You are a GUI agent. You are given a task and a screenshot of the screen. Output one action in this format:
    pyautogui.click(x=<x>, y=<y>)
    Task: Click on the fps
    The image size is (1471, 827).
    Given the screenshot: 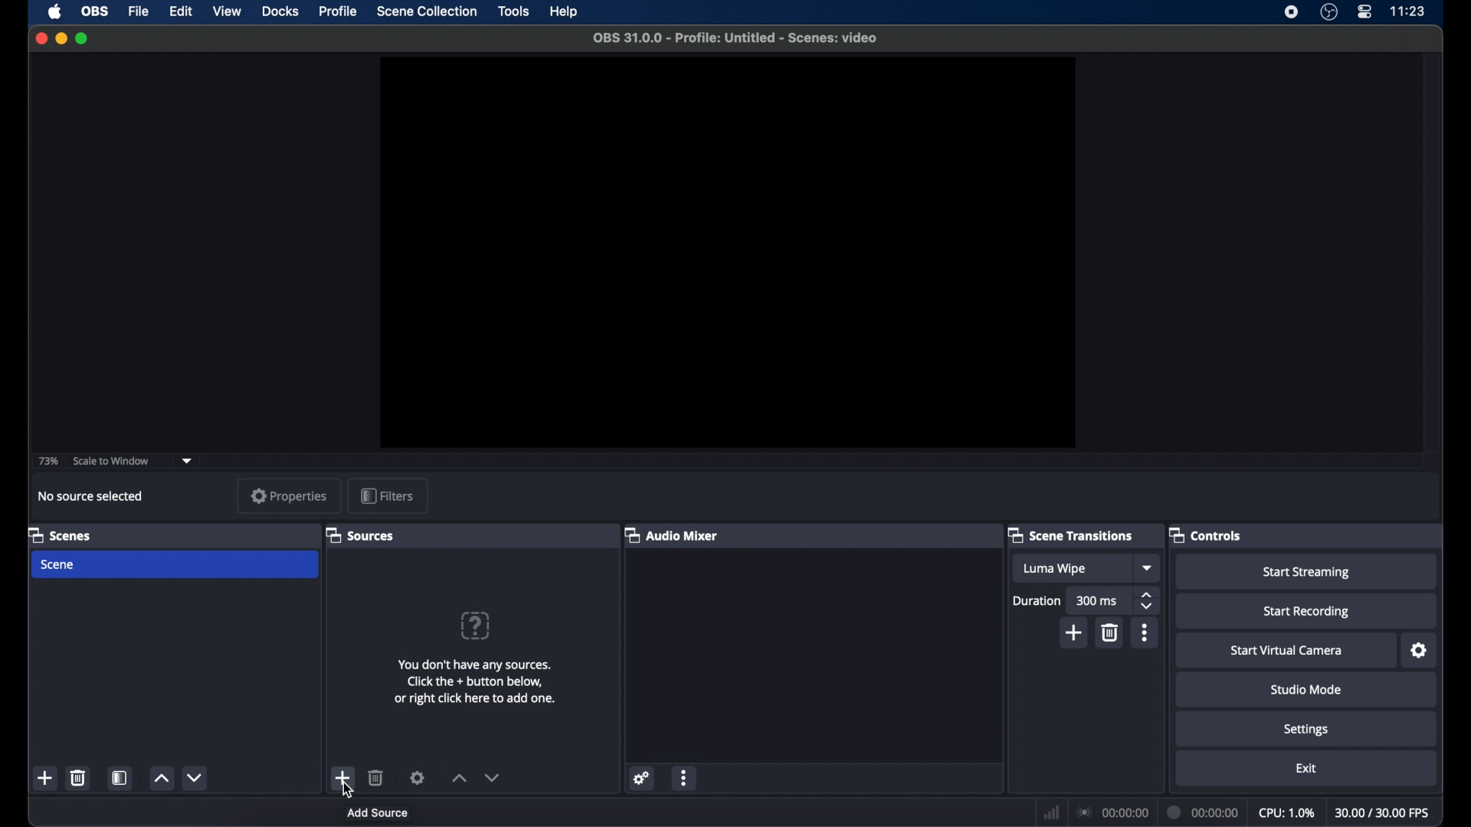 What is the action you would take?
    pyautogui.click(x=1384, y=812)
    